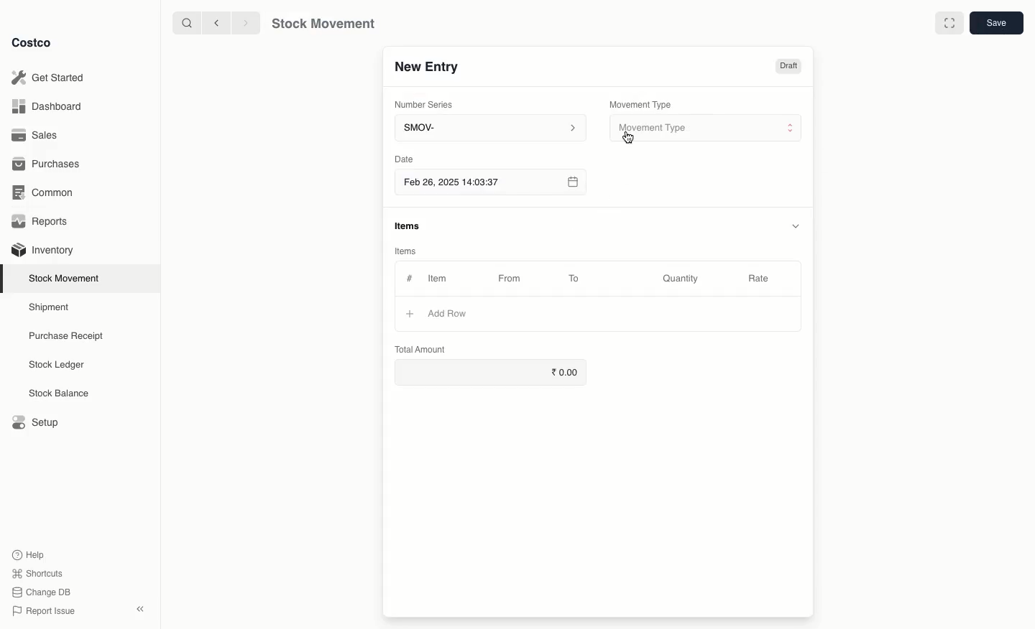 This screenshot has height=629, width=1035. What do you see at coordinates (794, 225) in the screenshot?
I see `hide` at bounding box center [794, 225].